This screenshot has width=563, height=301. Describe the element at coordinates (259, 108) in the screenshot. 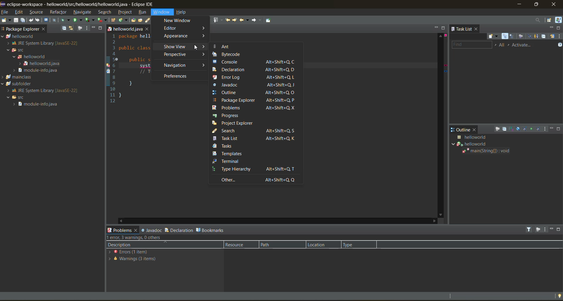

I see `problems` at that location.